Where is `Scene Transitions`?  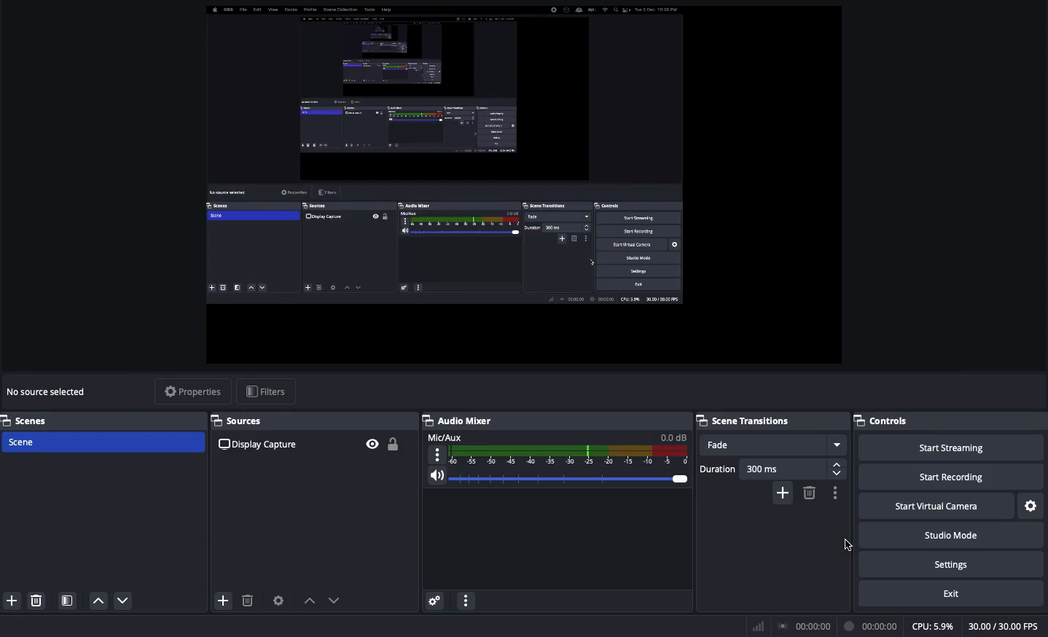
Scene Transitions is located at coordinates (773, 424).